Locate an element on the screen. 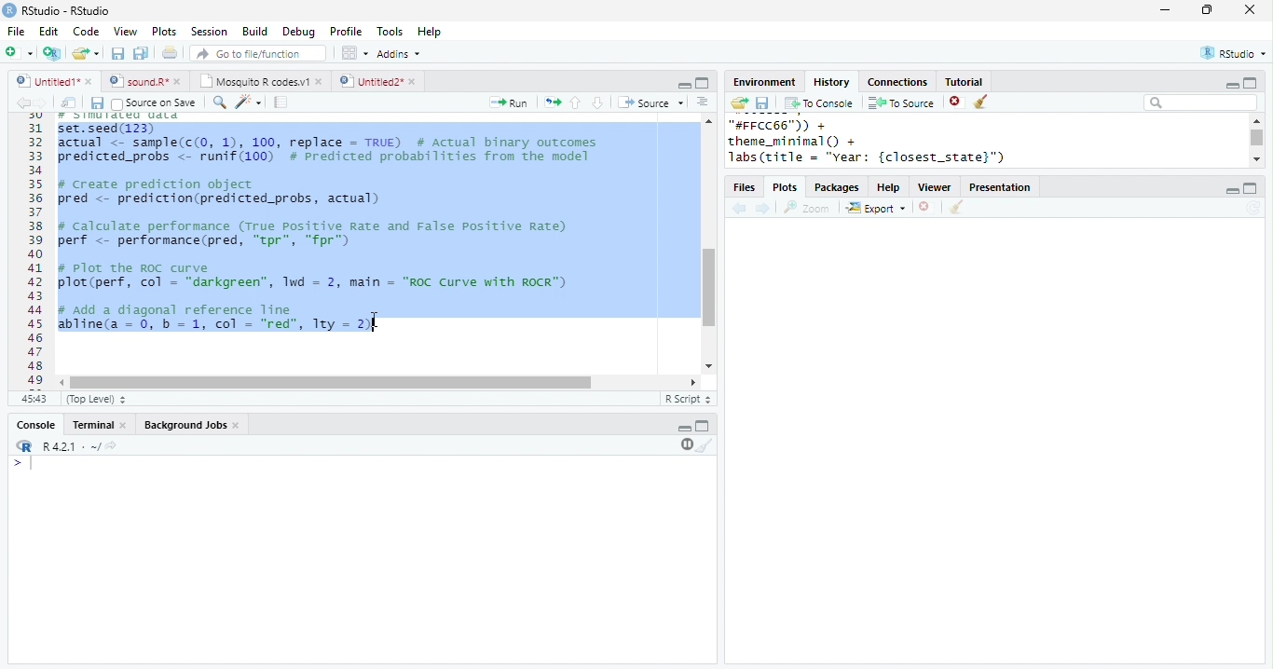 Image resolution: width=1273 pixels, height=669 pixels. scroll bar is located at coordinates (709, 288).